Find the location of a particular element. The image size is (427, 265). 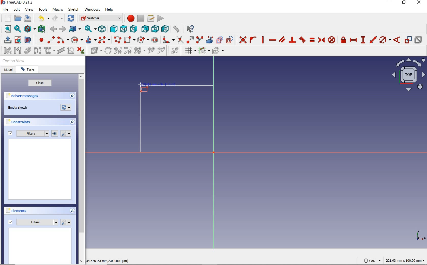

create fillet is located at coordinates (167, 40).